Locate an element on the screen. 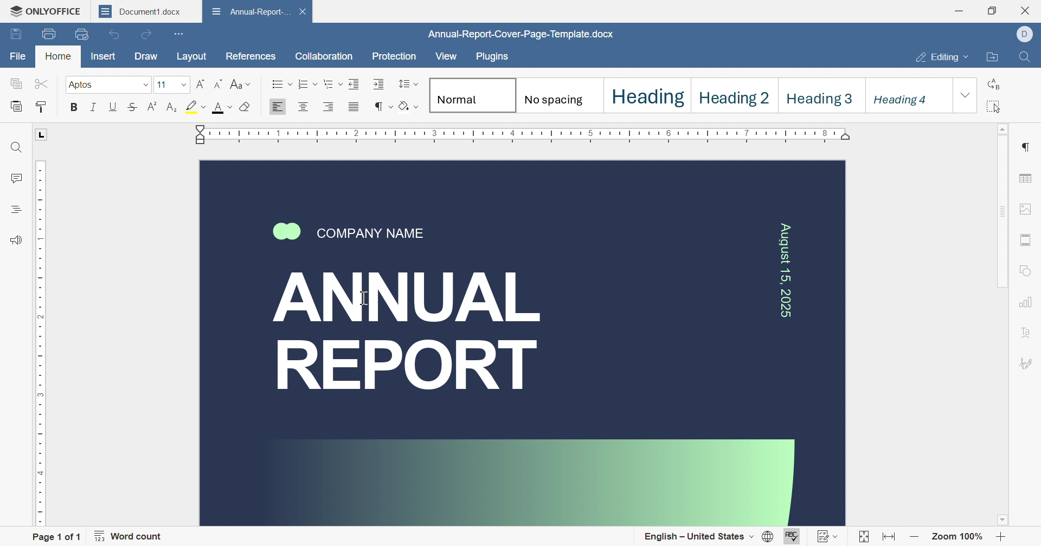 This screenshot has width=1041, height=546. english - united states is located at coordinates (699, 537).